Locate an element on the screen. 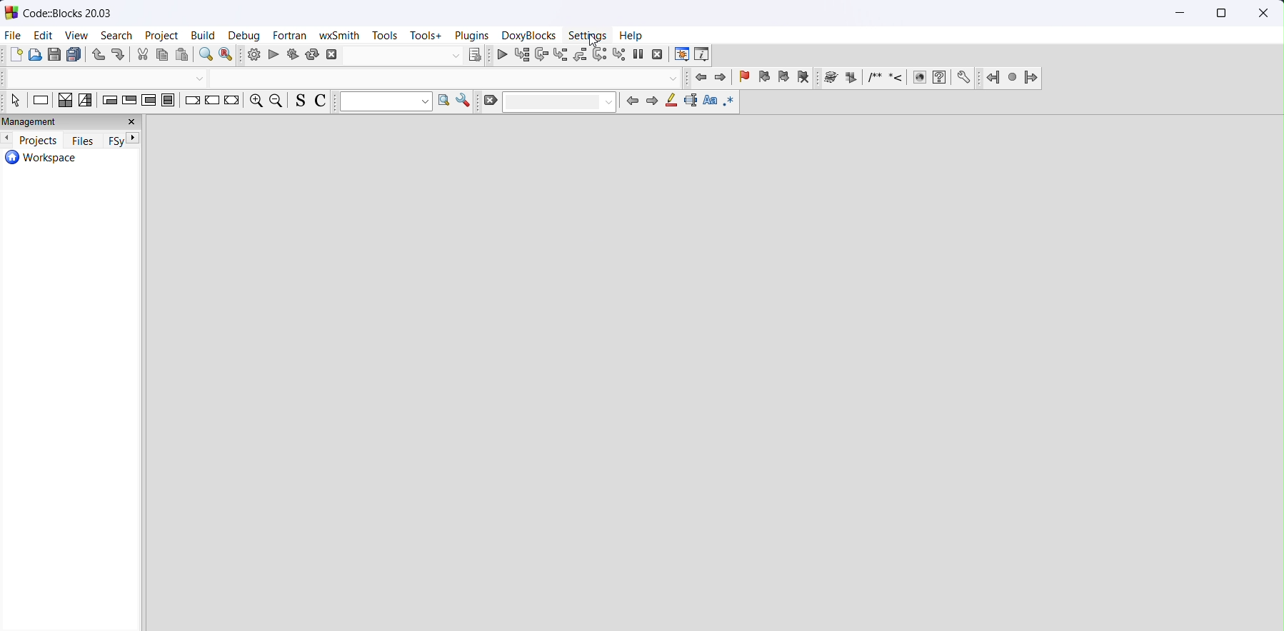 This screenshot has height=631, width=1284. stop debugger is located at coordinates (657, 55).